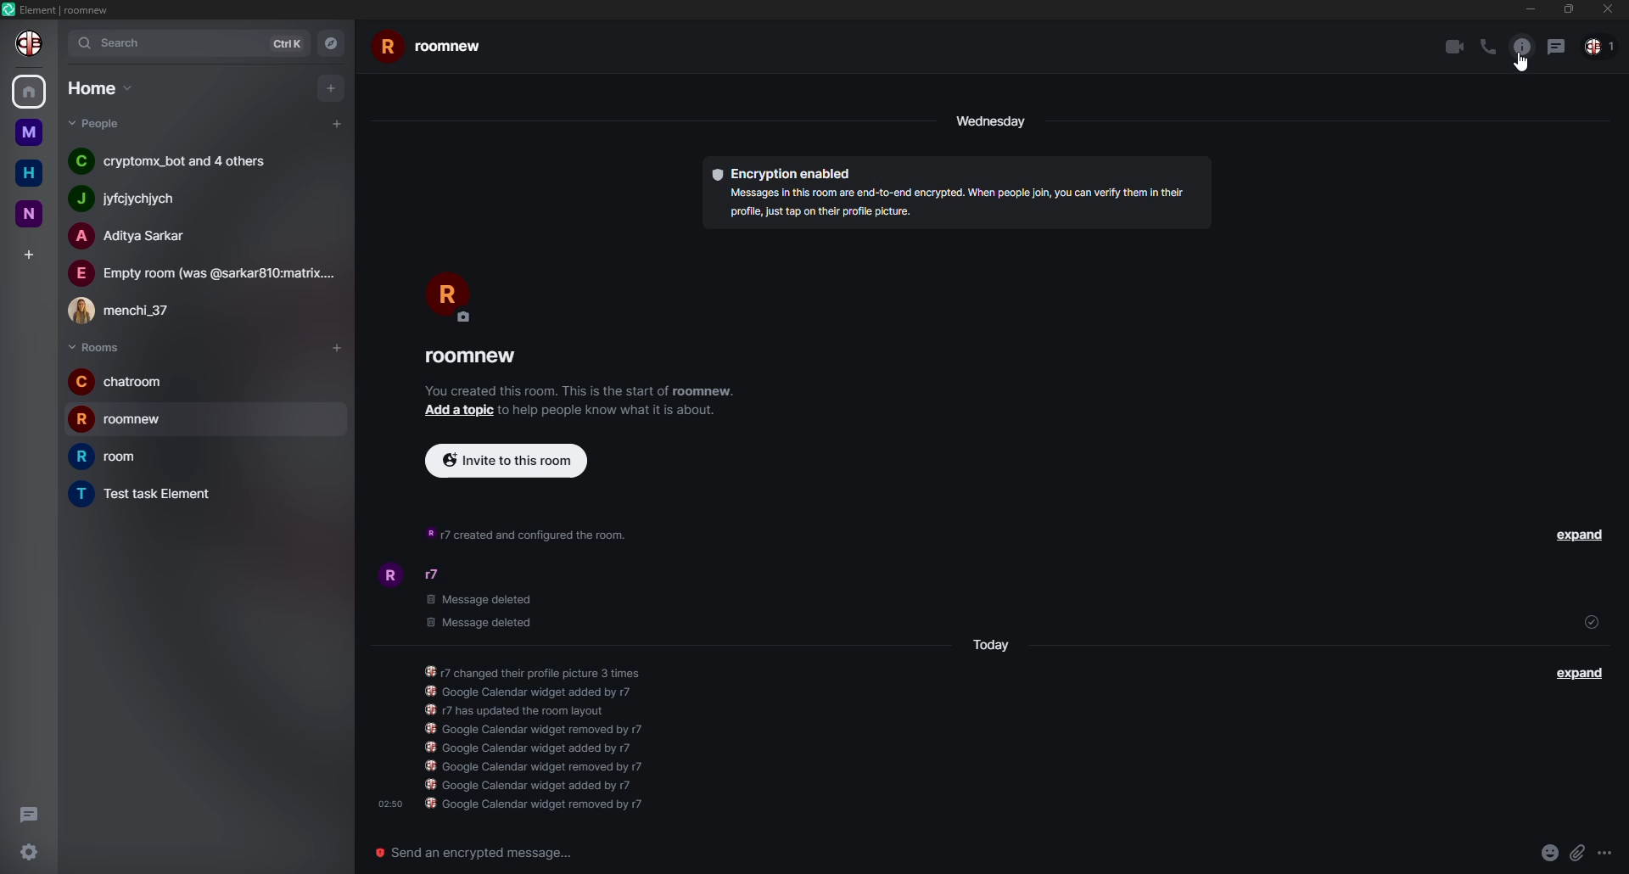 The width and height of the screenshot is (1629, 874). What do you see at coordinates (31, 44) in the screenshot?
I see `profile` at bounding box center [31, 44].